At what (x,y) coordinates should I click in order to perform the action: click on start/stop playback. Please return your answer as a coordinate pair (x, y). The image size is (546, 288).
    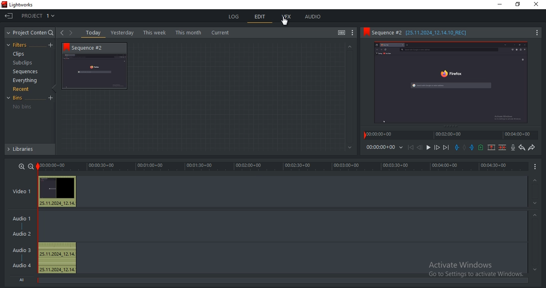
    Looking at the image, I should click on (428, 148).